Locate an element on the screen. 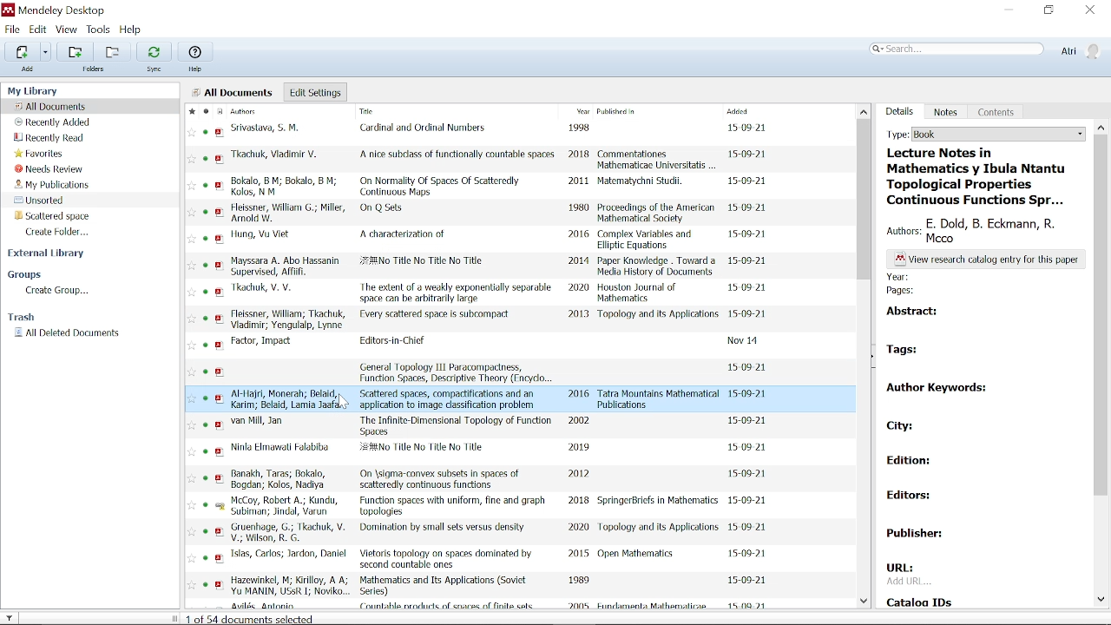 The image size is (1111, 625). 2020 is located at coordinates (578, 288).